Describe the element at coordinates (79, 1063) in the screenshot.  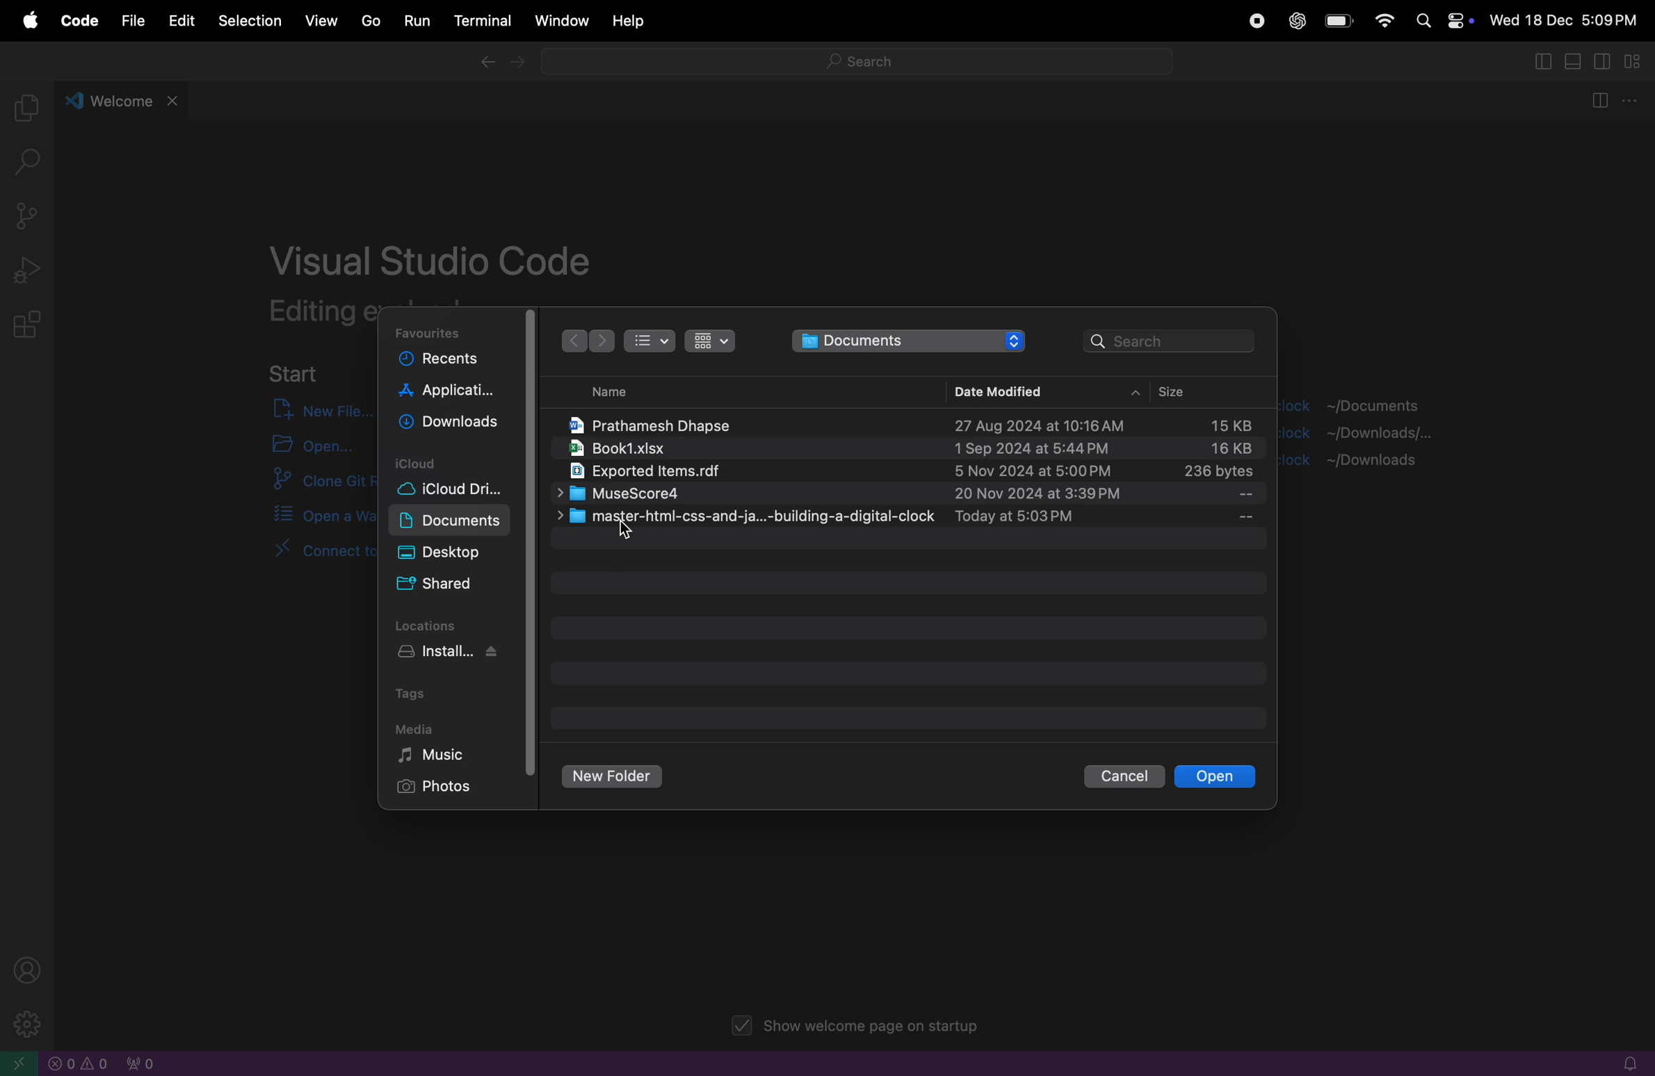
I see `no problems` at that location.